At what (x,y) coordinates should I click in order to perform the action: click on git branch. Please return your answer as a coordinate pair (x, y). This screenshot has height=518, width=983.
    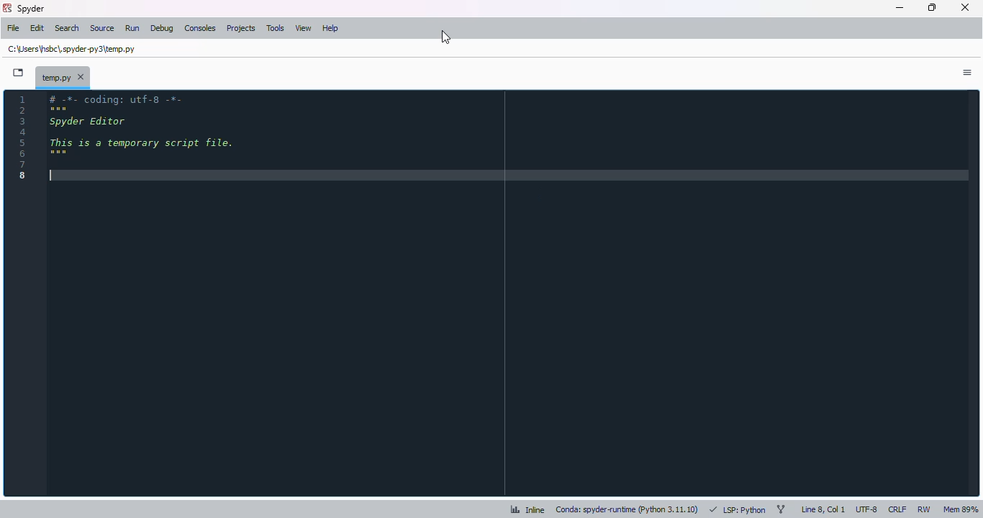
    Looking at the image, I should click on (780, 508).